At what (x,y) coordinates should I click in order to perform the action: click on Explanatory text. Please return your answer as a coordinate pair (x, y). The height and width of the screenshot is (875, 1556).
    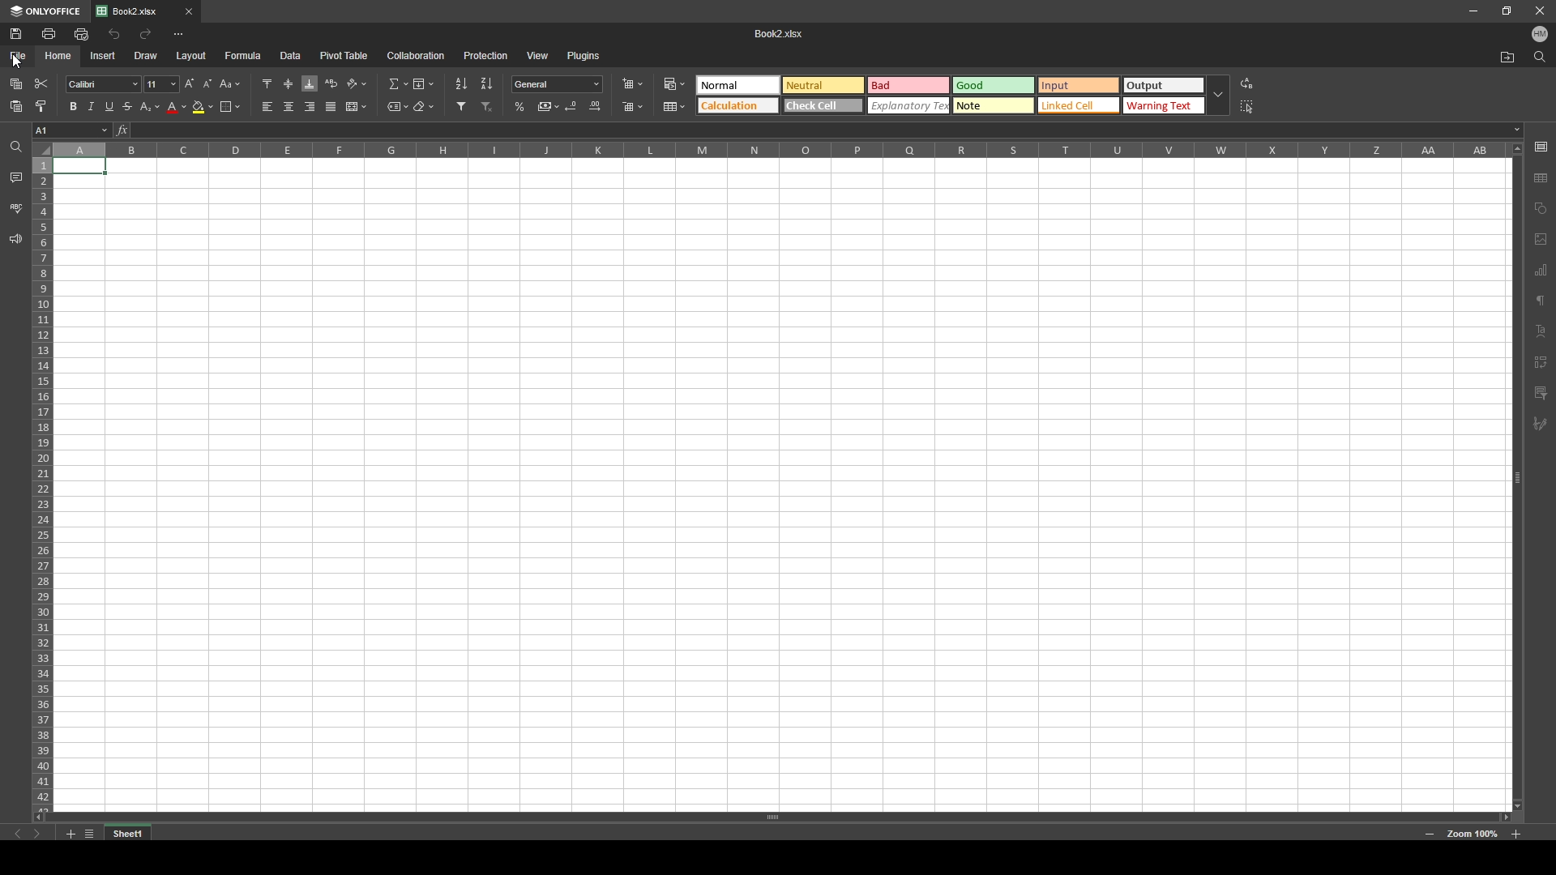
    Looking at the image, I should click on (909, 106).